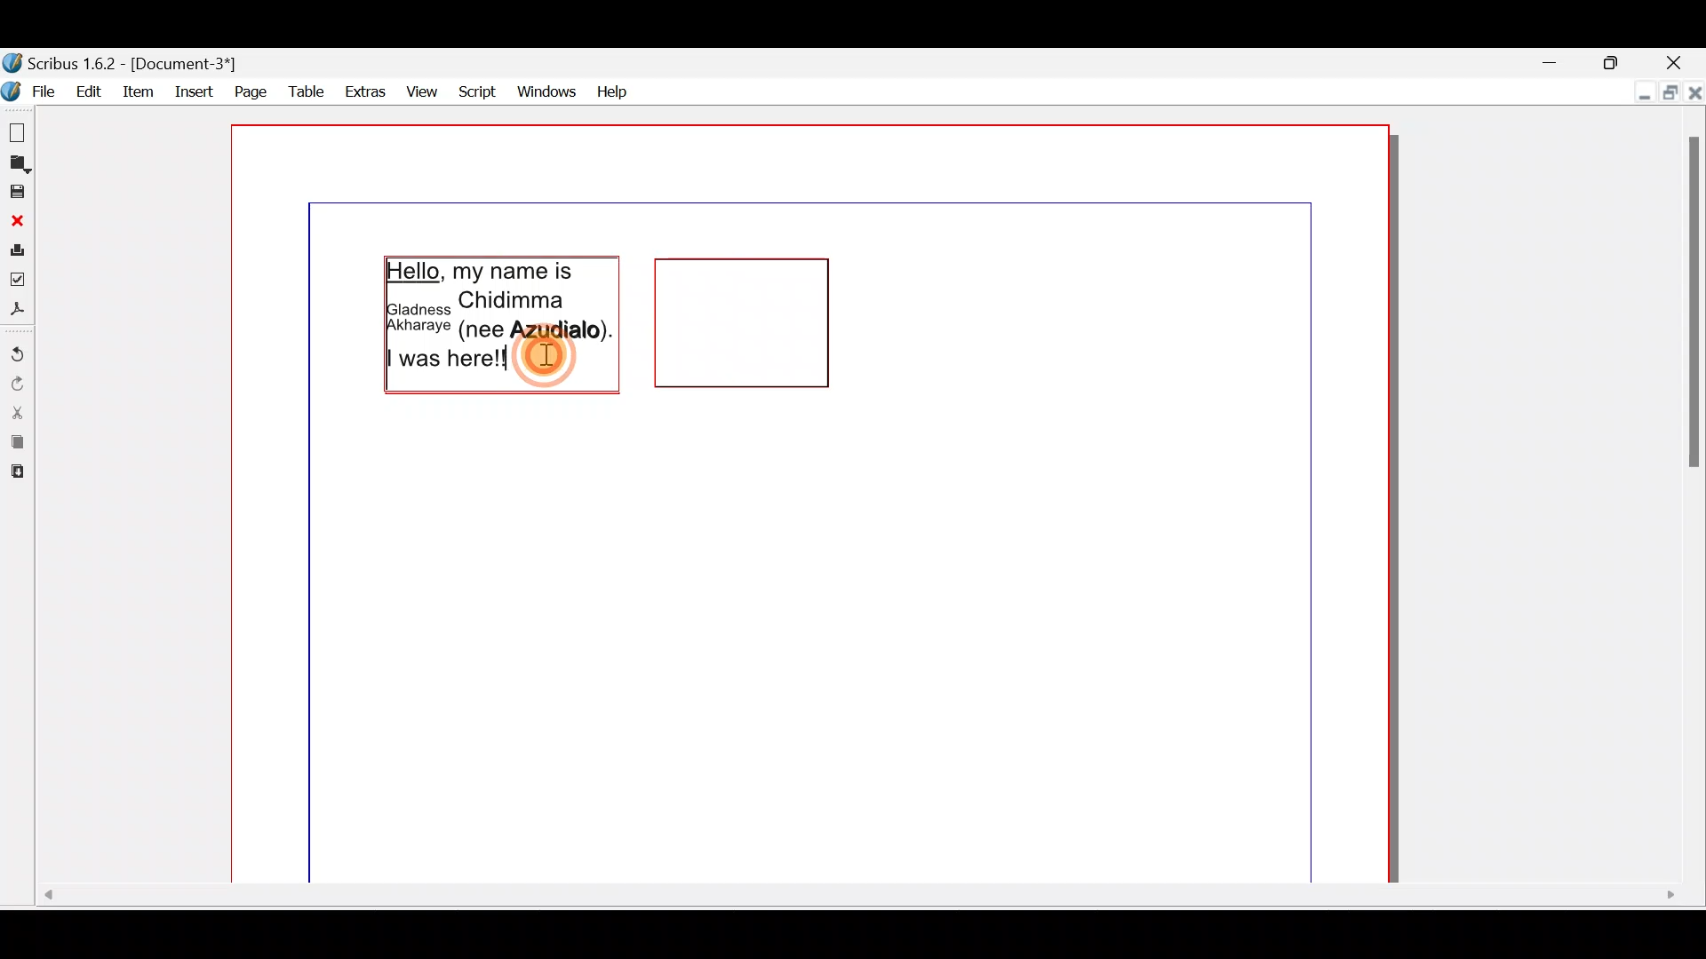  Describe the element at coordinates (16, 383) in the screenshot. I see `Redo` at that location.